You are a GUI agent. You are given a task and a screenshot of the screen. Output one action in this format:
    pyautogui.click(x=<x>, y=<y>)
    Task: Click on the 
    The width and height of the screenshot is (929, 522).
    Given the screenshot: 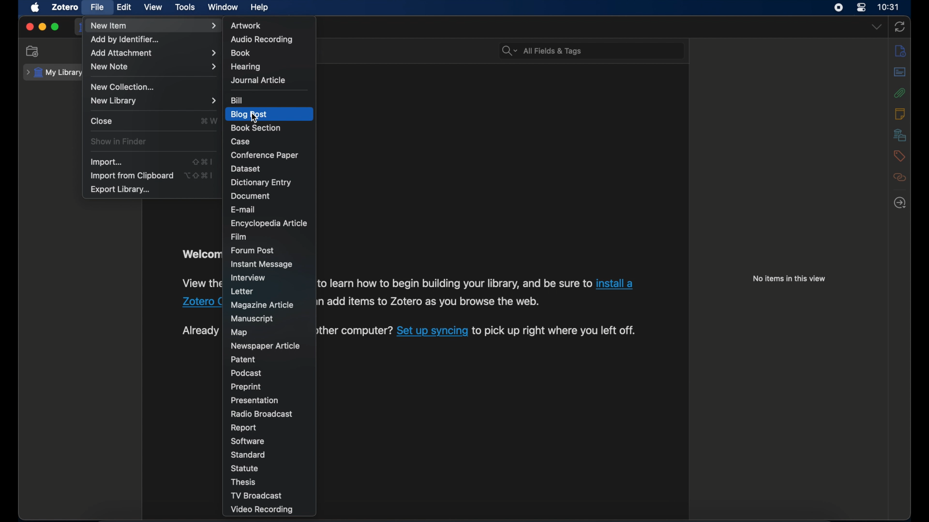 What is the action you would take?
    pyautogui.click(x=432, y=331)
    